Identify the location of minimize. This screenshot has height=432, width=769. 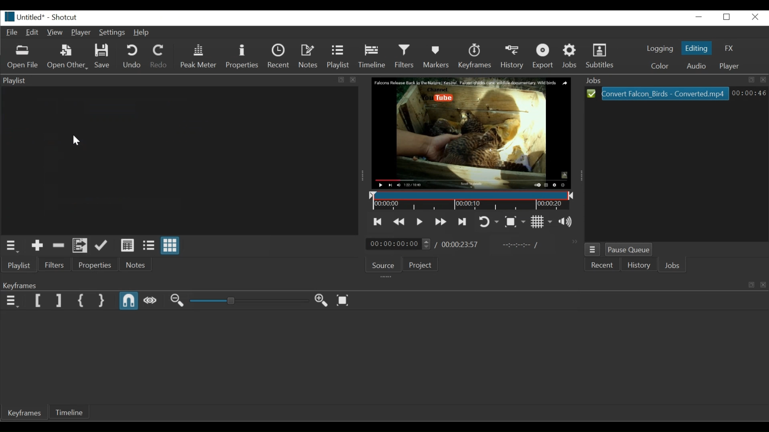
(698, 17).